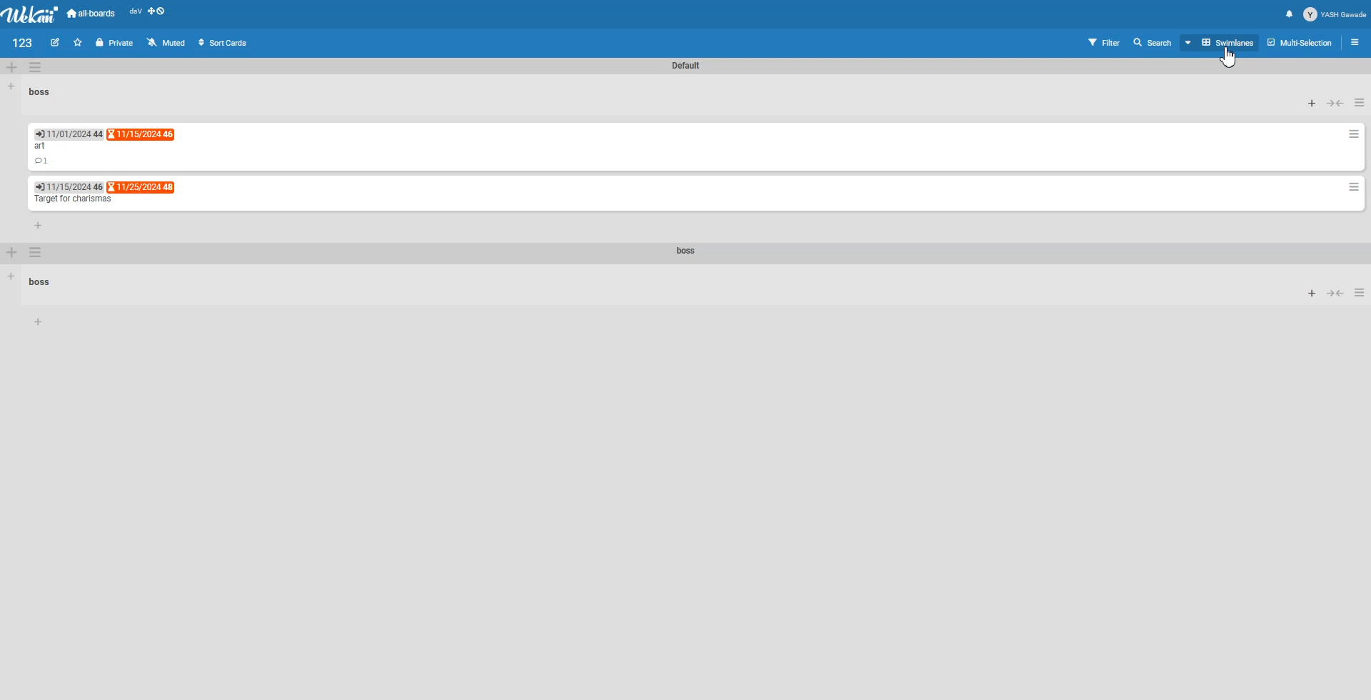  I want to click on Muted, so click(167, 41).